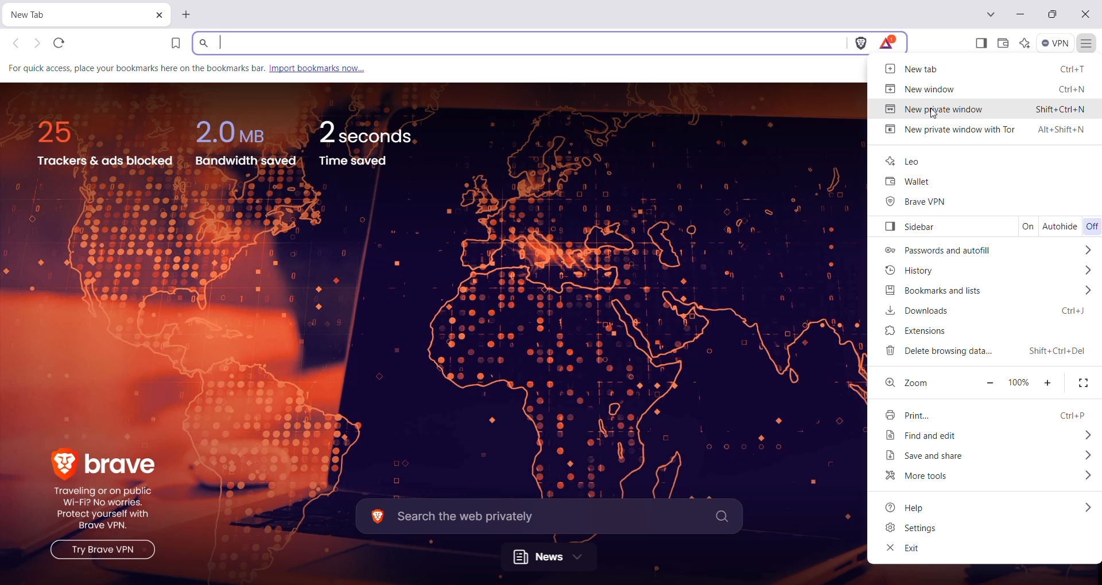 The width and height of the screenshot is (1102, 585). I want to click on New Tab, so click(983, 68).